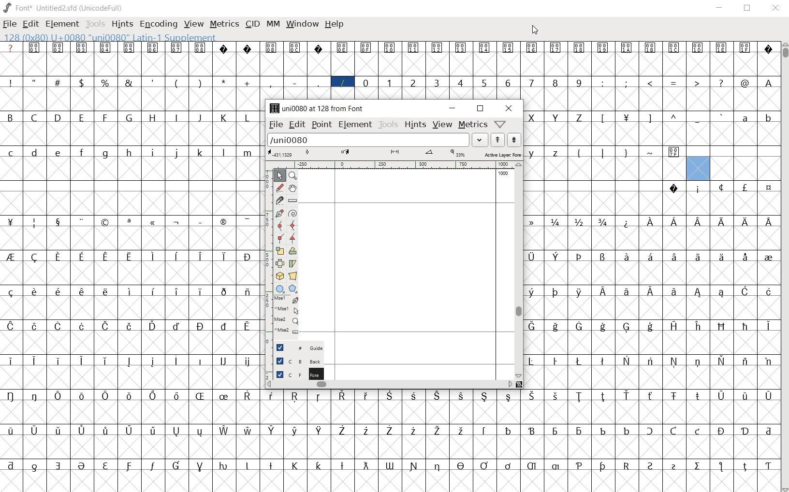 The width and height of the screenshot is (789, 492). What do you see at coordinates (556, 257) in the screenshot?
I see `glyph` at bounding box center [556, 257].